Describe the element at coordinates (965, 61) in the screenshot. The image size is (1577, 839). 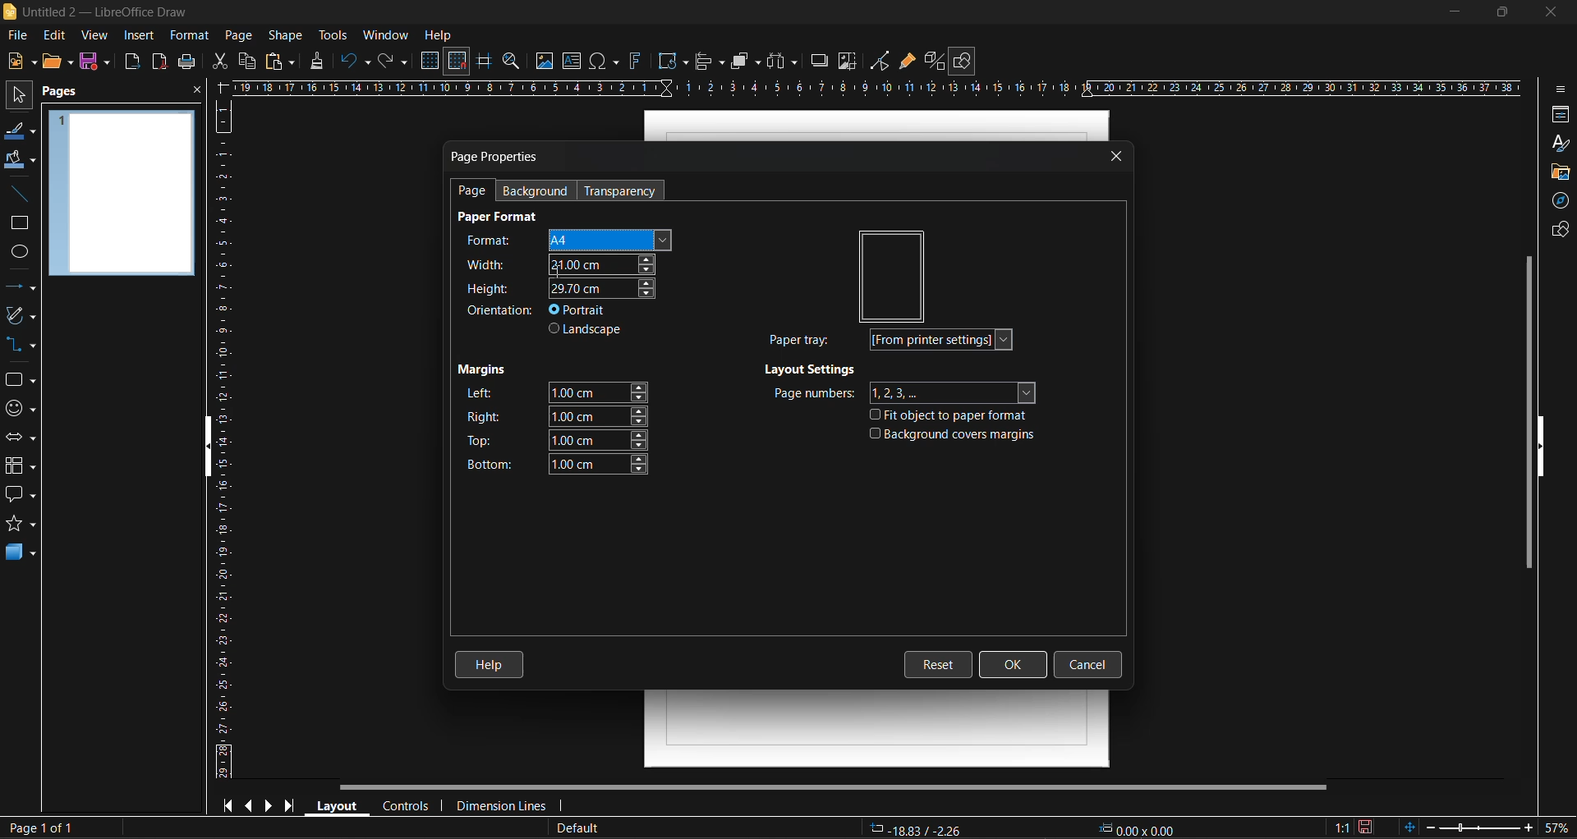
I see `show draw functions` at that location.